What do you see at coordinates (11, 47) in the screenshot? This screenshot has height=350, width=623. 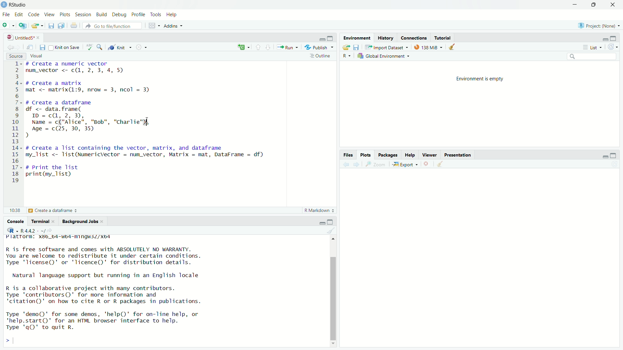 I see `back` at bounding box center [11, 47].